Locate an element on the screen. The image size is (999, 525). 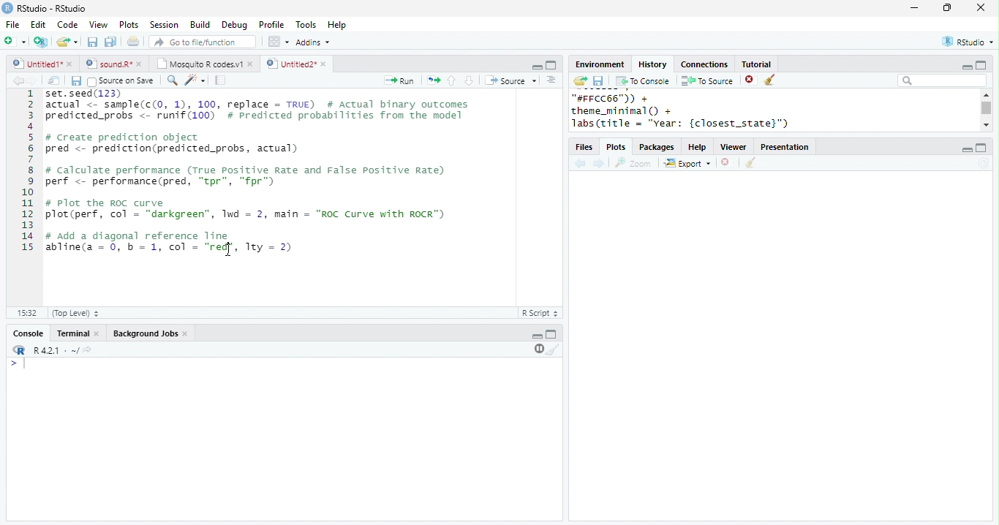
Untitled 2 is located at coordinates (290, 63).